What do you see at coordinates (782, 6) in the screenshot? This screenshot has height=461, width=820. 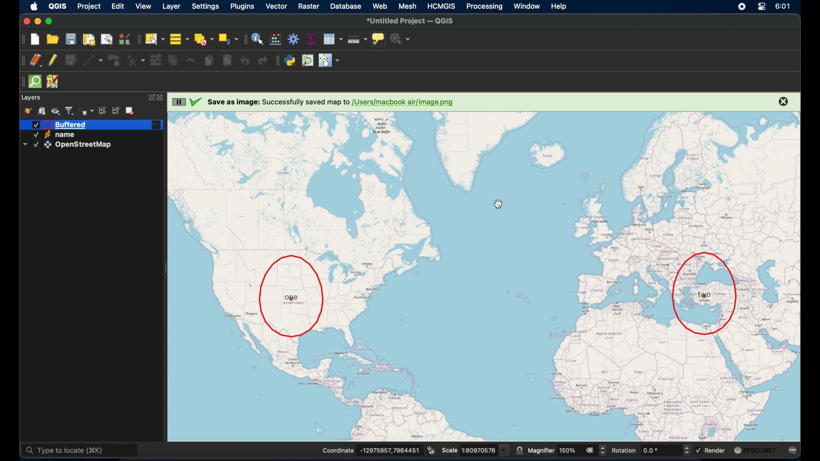 I see `time 6:01` at bounding box center [782, 6].